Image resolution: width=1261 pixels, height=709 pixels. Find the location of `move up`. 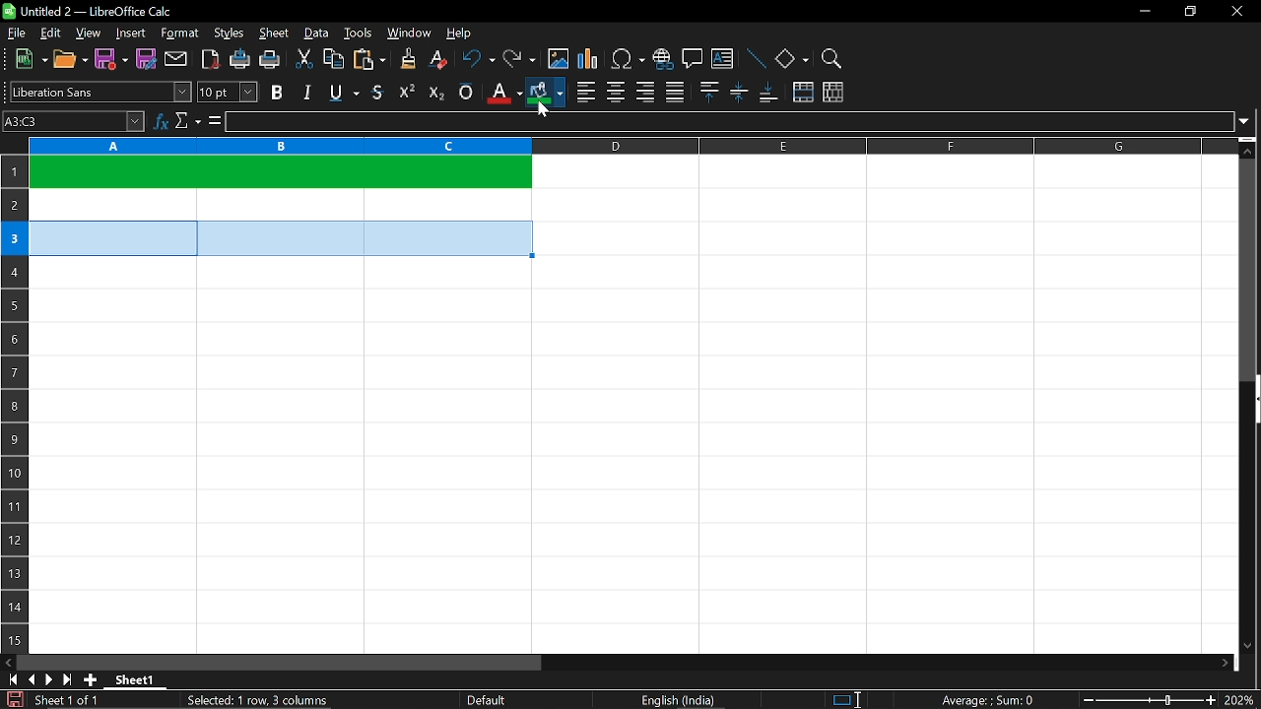

move up is located at coordinates (1250, 149).